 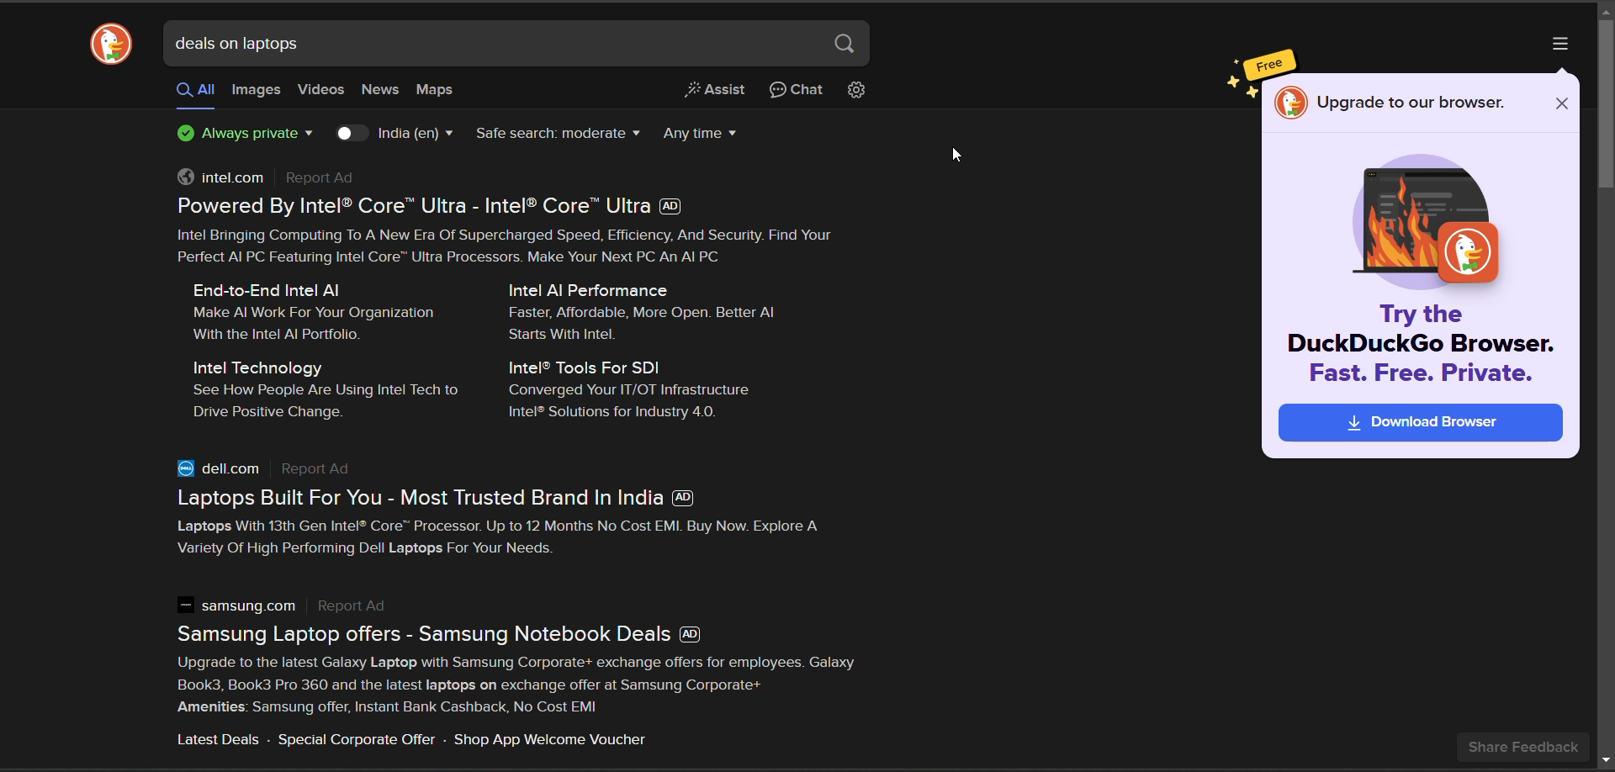 I want to click on result timeline filter, so click(x=705, y=131).